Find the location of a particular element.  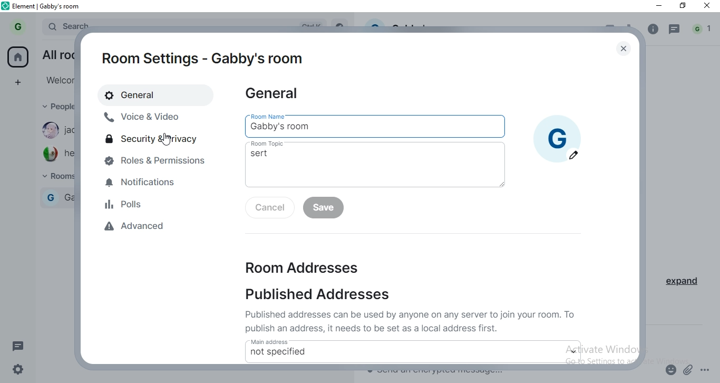

sert is located at coordinates (262, 156).